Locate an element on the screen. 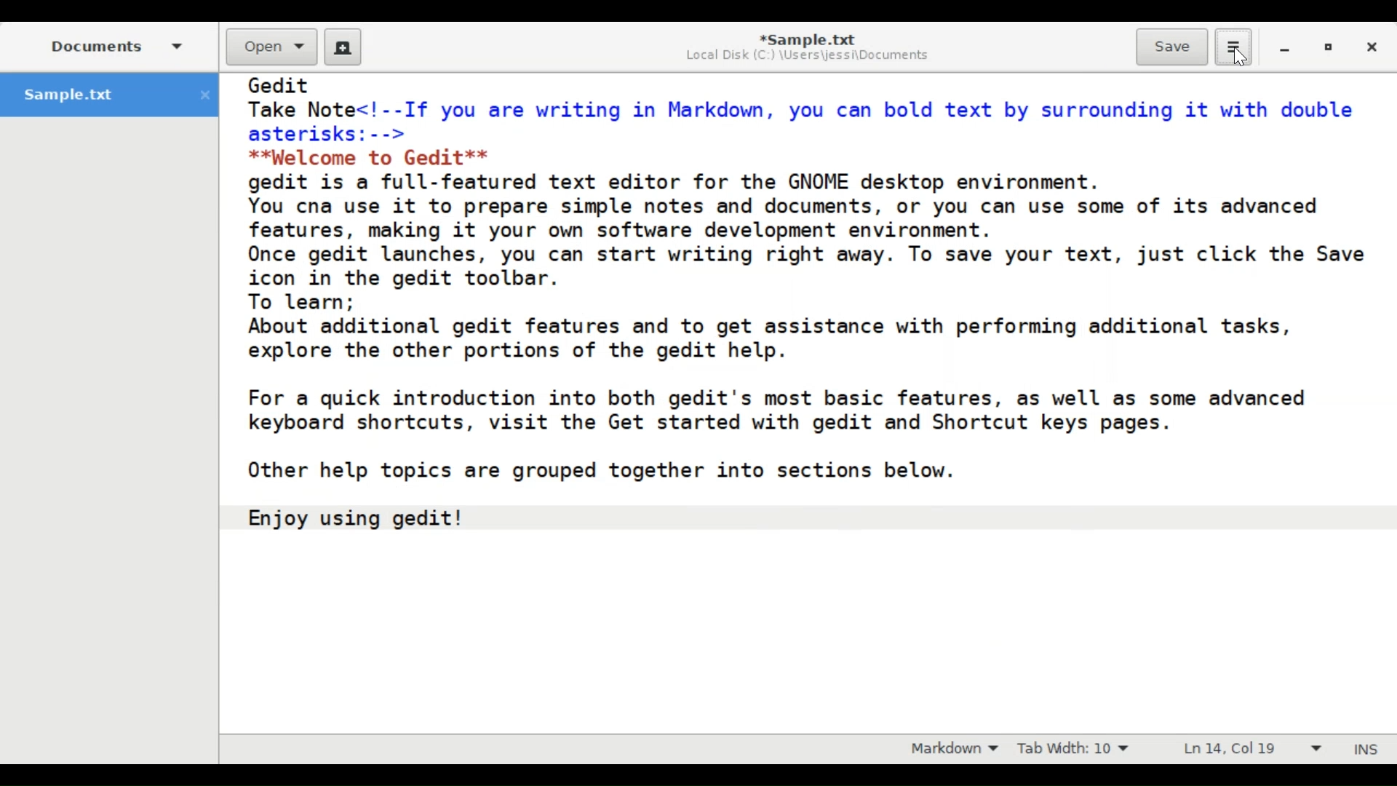 The width and height of the screenshot is (1397, 786). Save is located at coordinates (1171, 47).